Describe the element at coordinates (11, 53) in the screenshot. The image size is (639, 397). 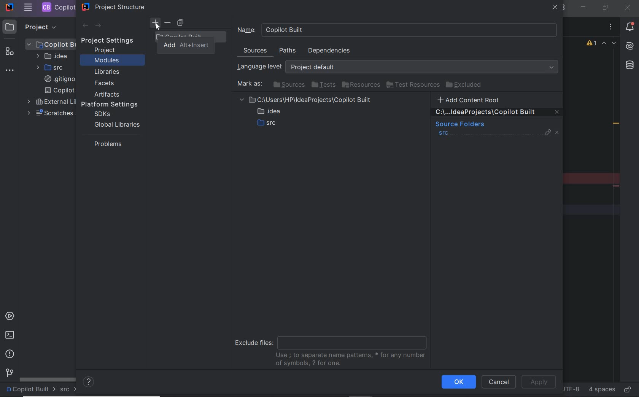
I see `structure` at that location.